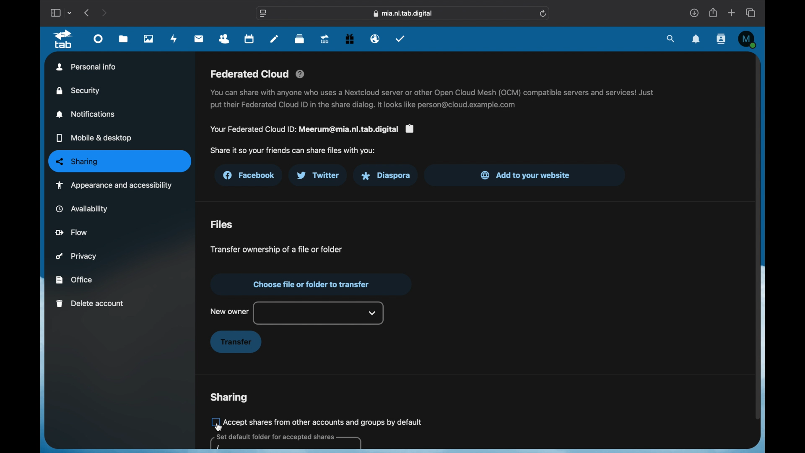 The width and height of the screenshot is (805, 453). What do you see at coordinates (325, 39) in the screenshot?
I see `upgrade` at bounding box center [325, 39].